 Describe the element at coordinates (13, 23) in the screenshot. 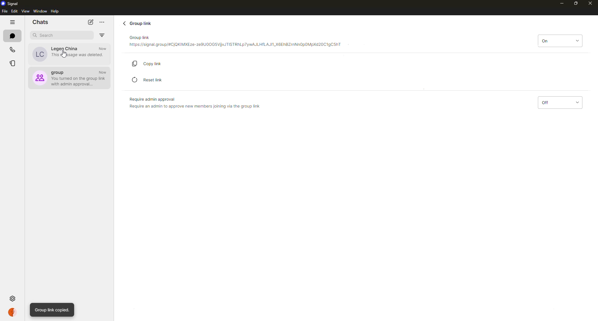

I see `hide tabs` at that location.